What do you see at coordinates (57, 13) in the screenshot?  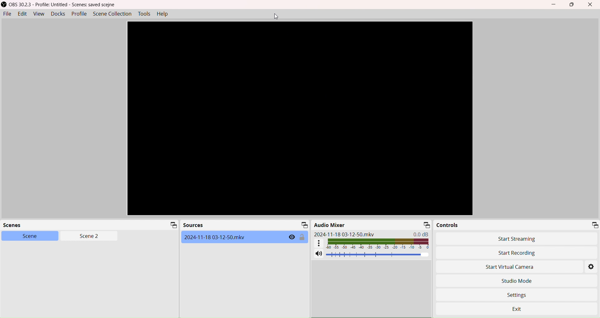 I see `Docks` at bounding box center [57, 13].